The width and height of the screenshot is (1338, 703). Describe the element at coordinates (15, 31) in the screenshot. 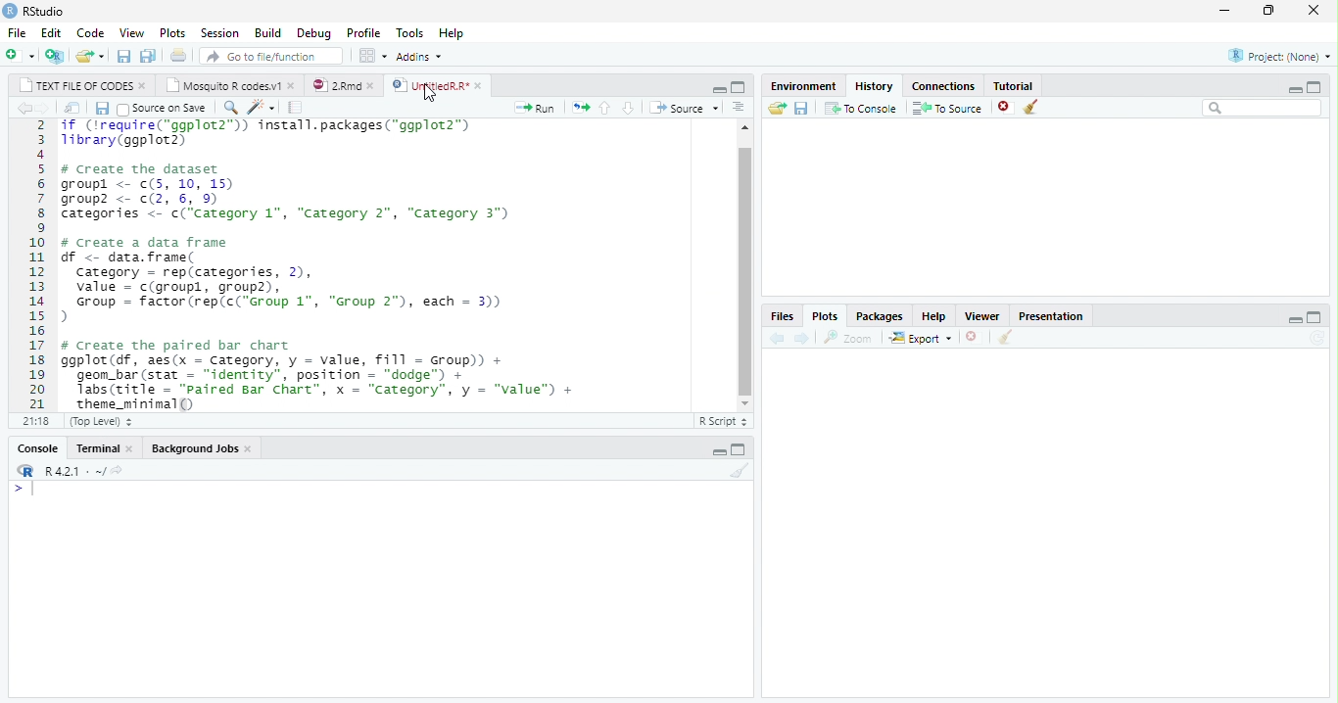

I see `file` at that location.